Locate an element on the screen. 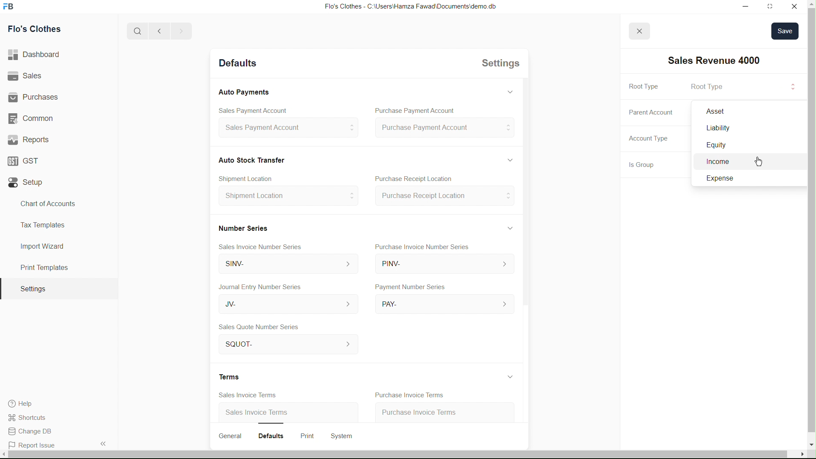  Sales Quote Number Series is located at coordinates (263, 327).